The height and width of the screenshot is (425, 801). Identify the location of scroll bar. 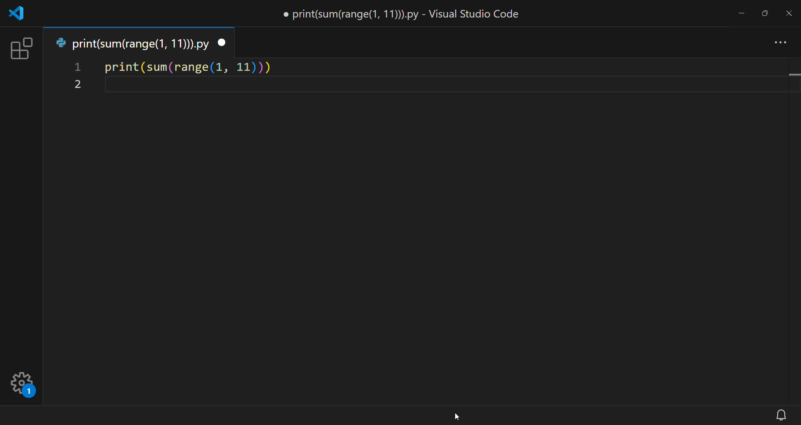
(793, 231).